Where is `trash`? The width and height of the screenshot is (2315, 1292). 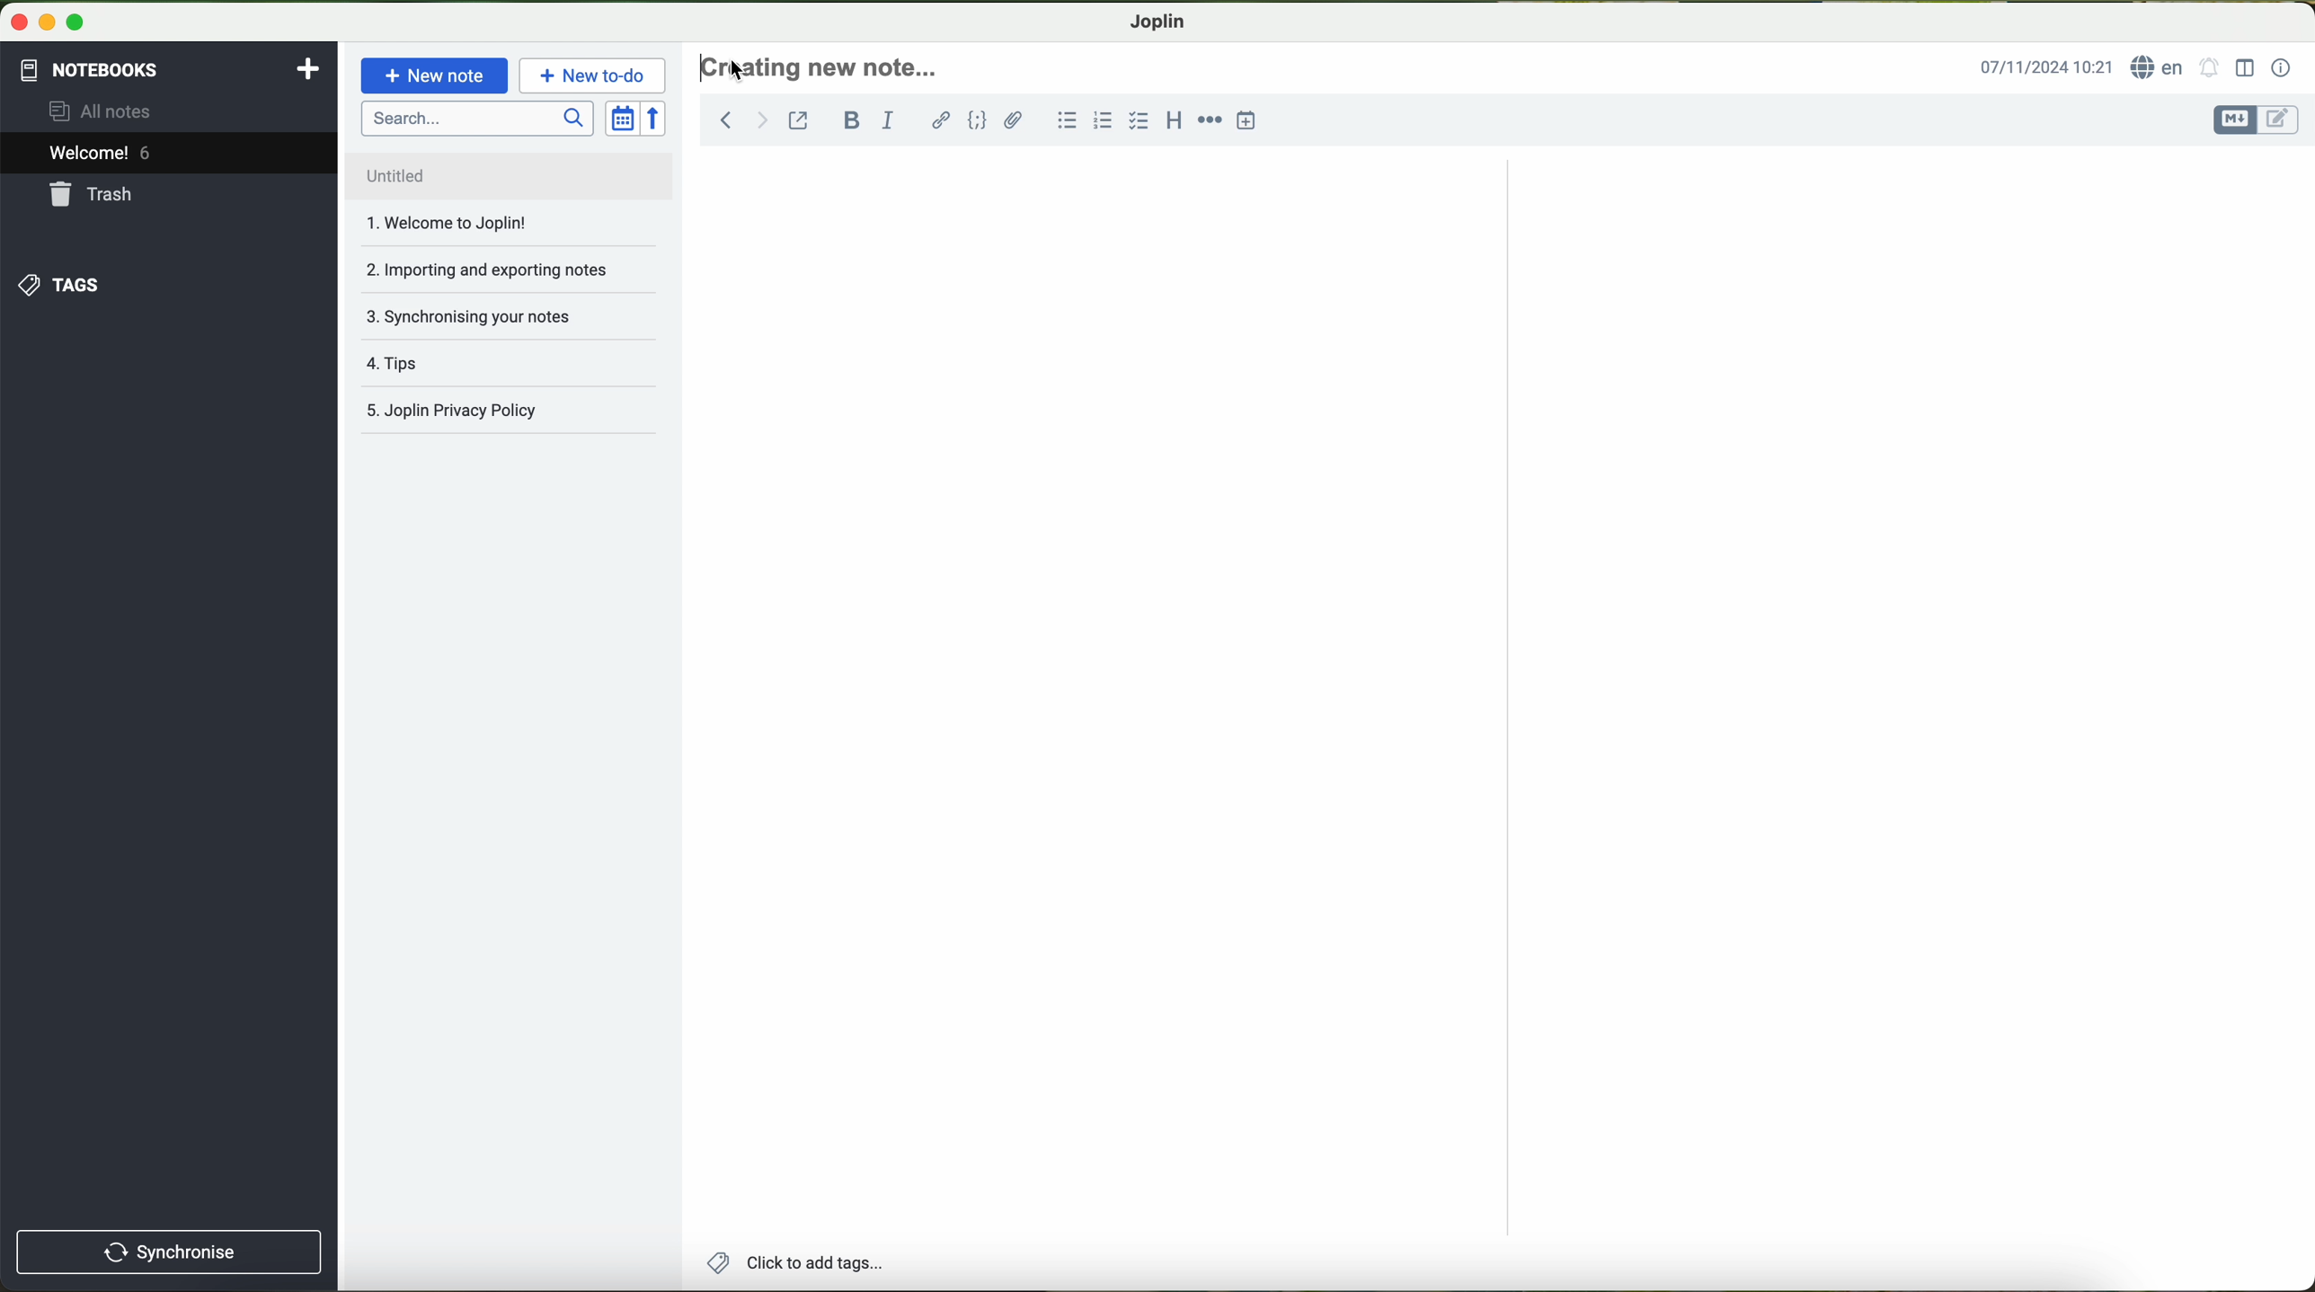
trash is located at coordinates (94, 194).